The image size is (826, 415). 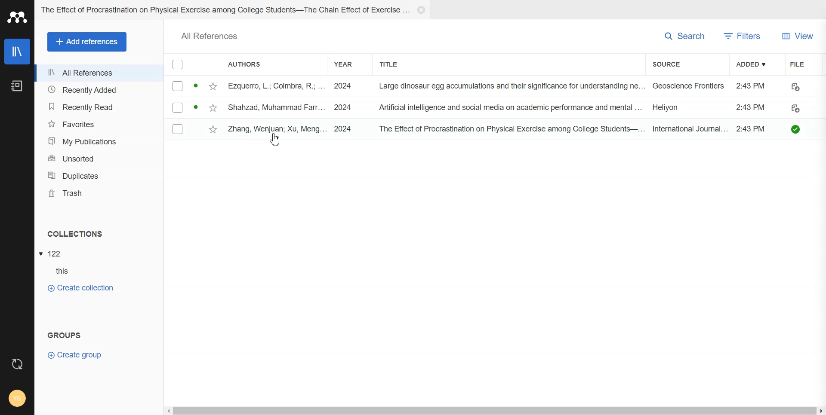 What do you see at coordinates (275, 140) in the screenshot?
I see `Cursor` at bounding box center [275, 140].